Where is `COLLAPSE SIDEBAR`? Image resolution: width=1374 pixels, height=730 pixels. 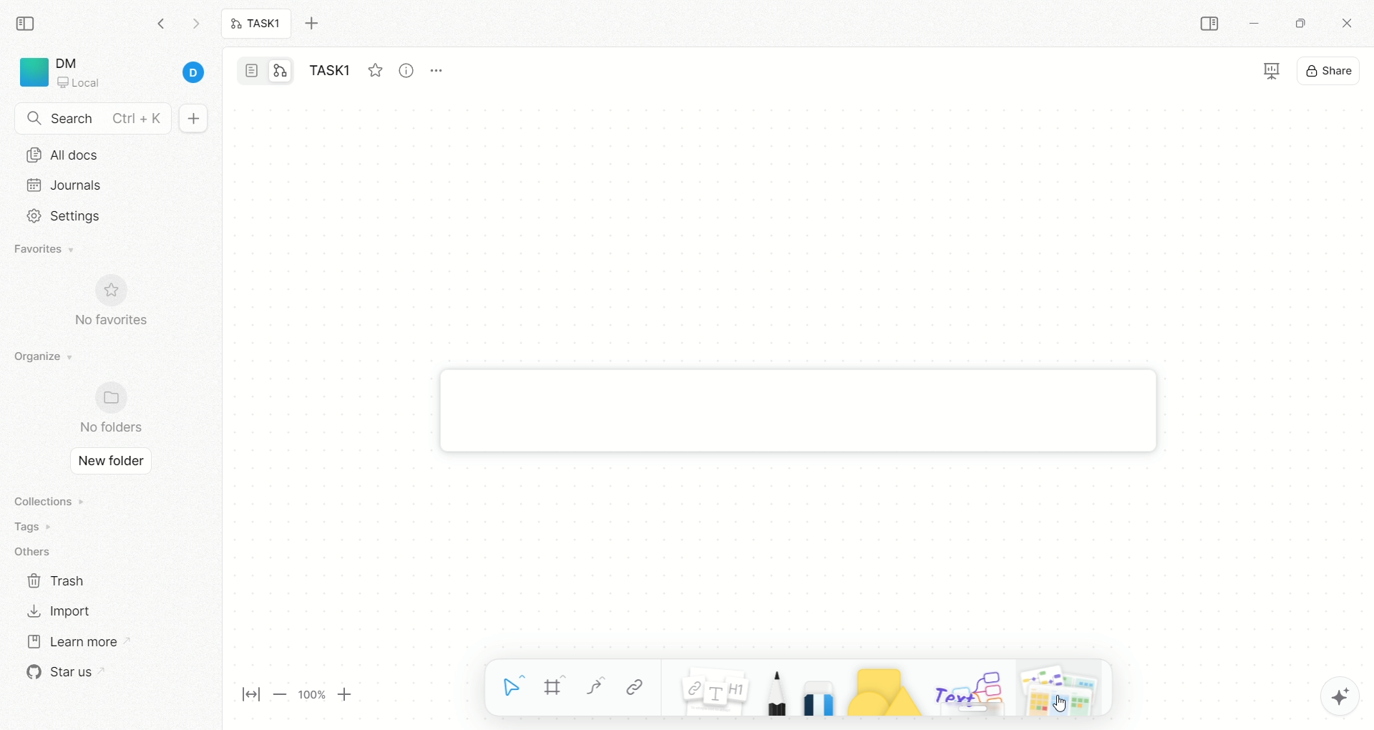
COLLAPSE SIDEBAR is located at coordinates (1210, 24).